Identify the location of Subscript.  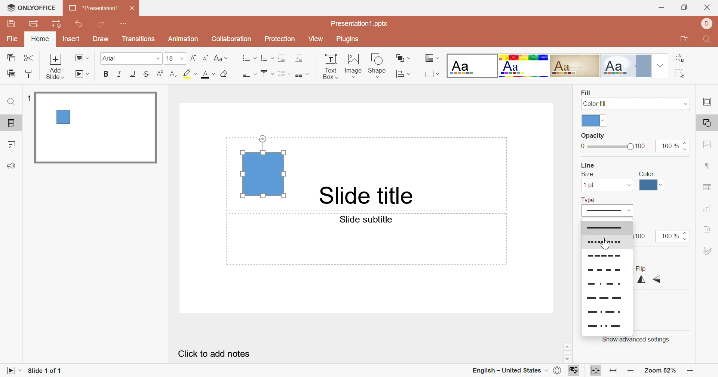
(172, 75).